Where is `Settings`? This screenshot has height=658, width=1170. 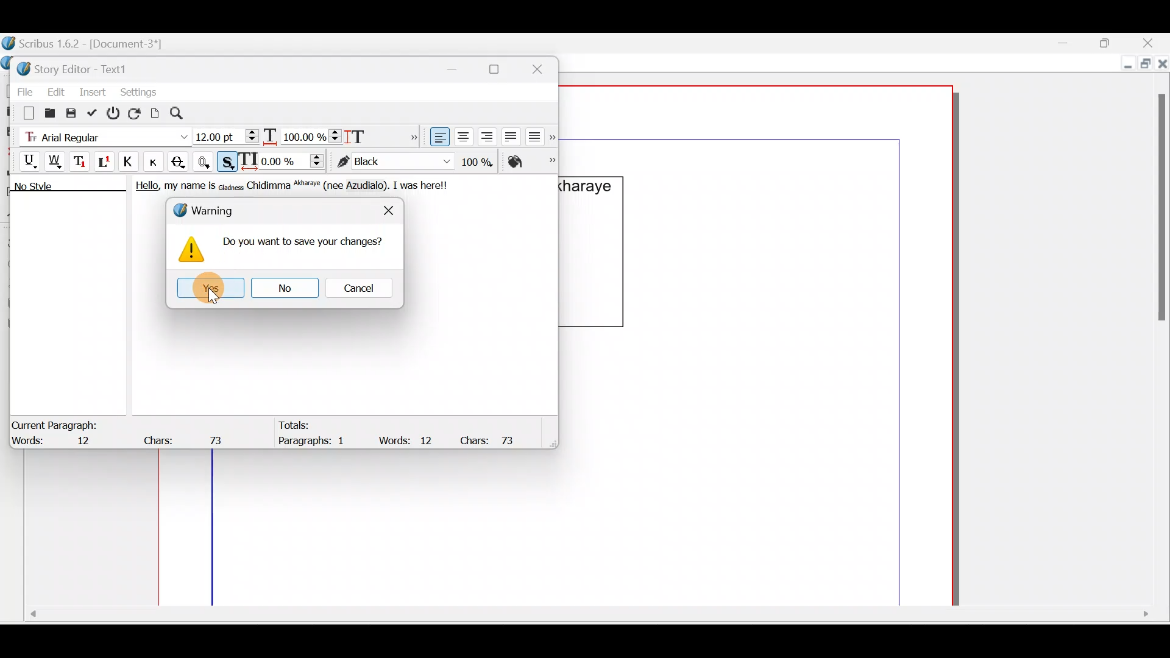
Settings is located at coordinates (138, 91).